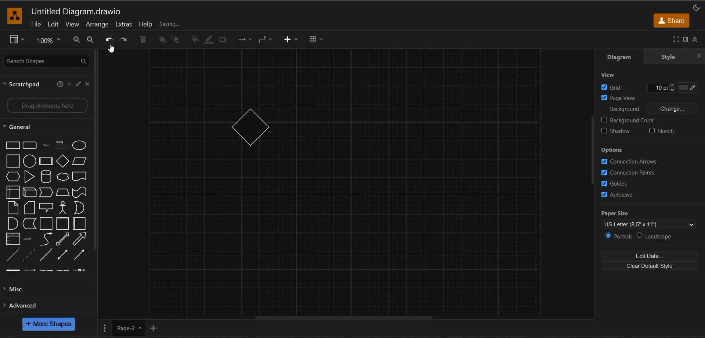 The height and width of the screenshot is (338, 705). What do you see at coordinates (29, 161) in the screenshot?
I see `Circle` at bounding box center [29, 161].